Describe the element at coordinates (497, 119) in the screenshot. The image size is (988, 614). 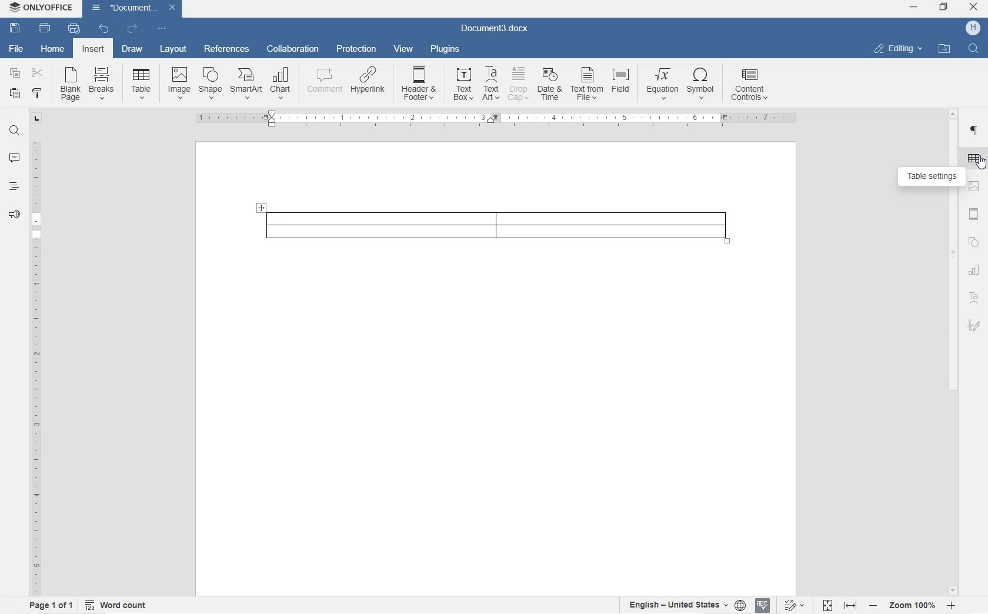
I see `Ruler` at that location.